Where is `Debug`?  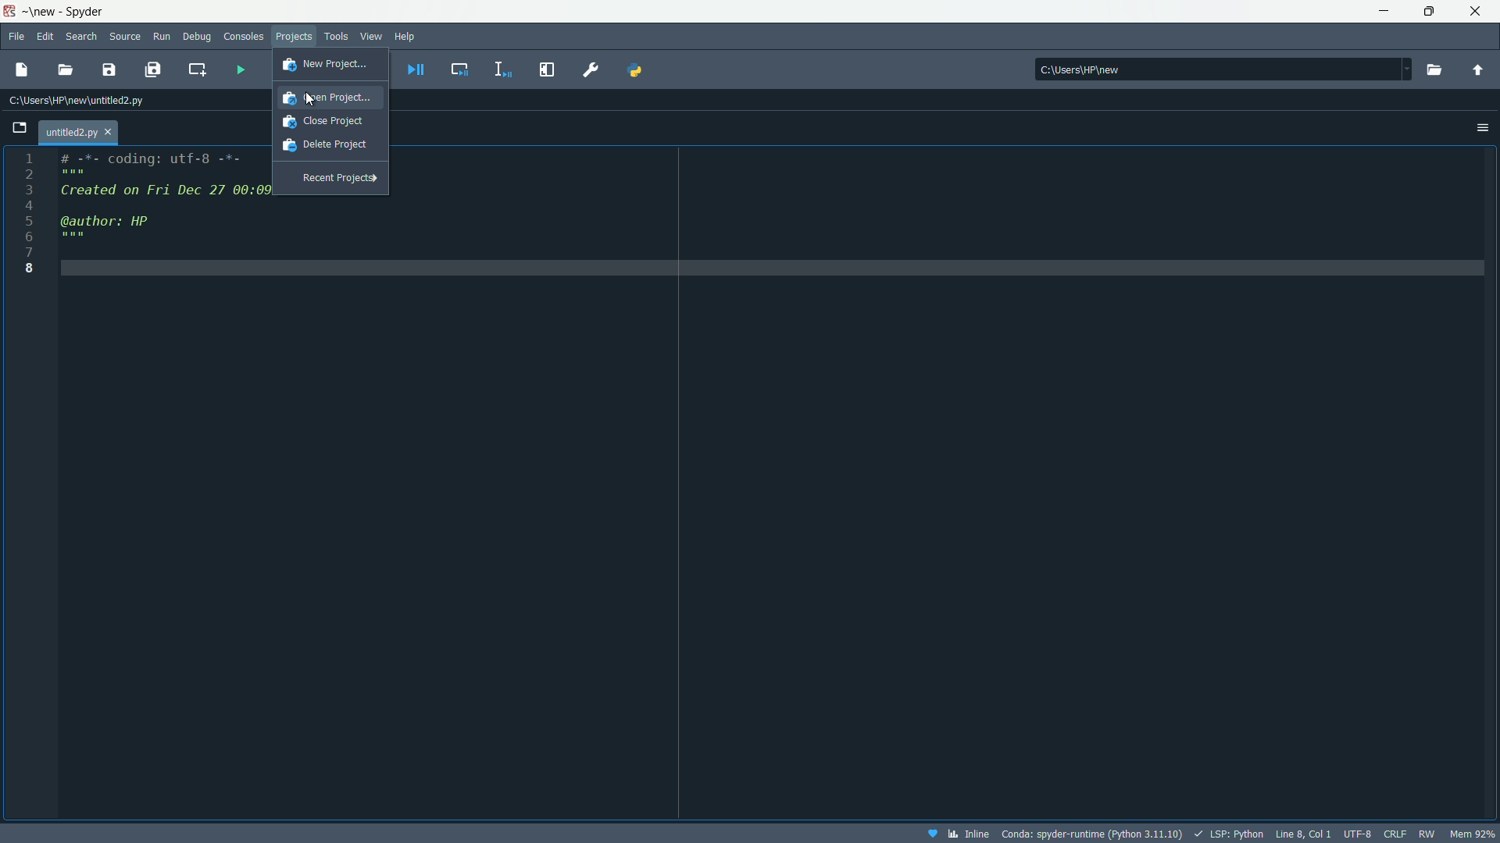
Debug is located at coordinates (197, 37).